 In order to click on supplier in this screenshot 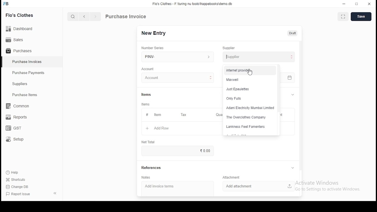, I will do `click(257, 57)`.